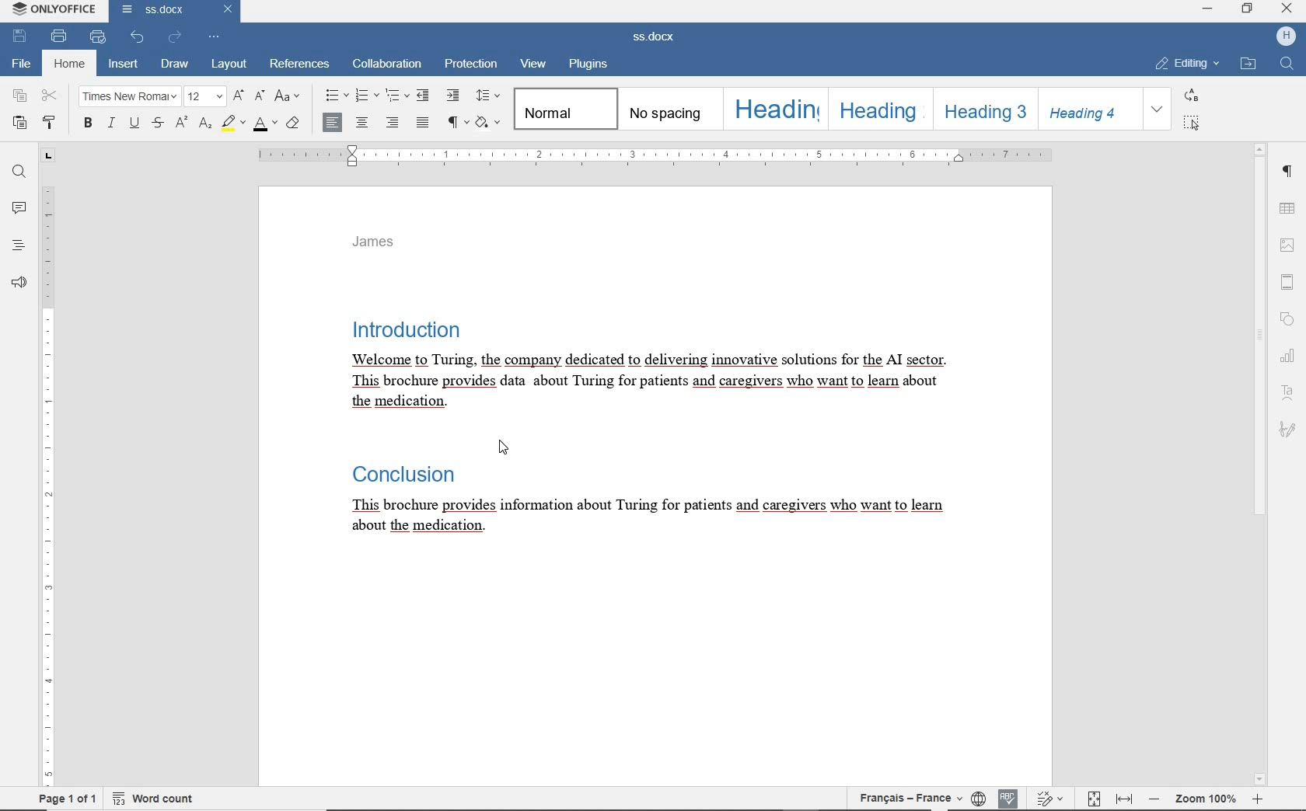 Image resolution: width=1306 pixels, height=811 pixels. I want to click on TEXT ART, so click(1289, 391).